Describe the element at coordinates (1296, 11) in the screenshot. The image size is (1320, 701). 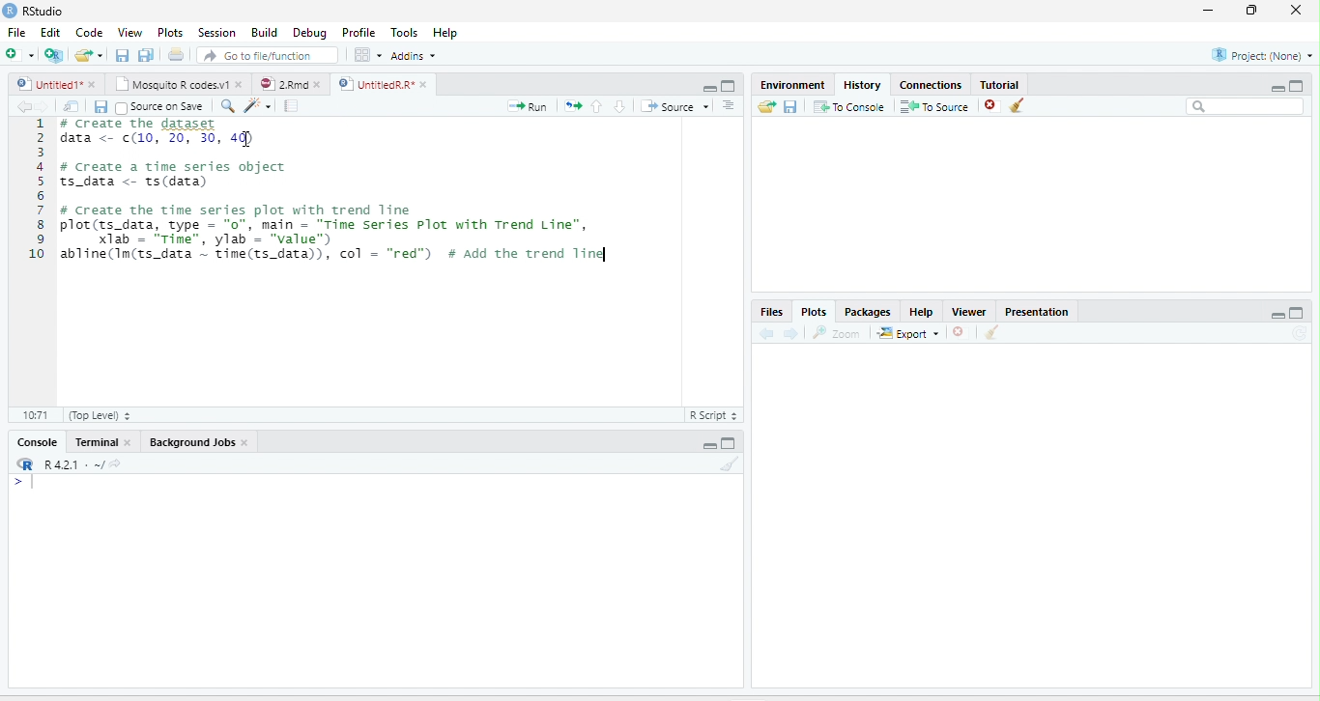
I see `close` at that location.